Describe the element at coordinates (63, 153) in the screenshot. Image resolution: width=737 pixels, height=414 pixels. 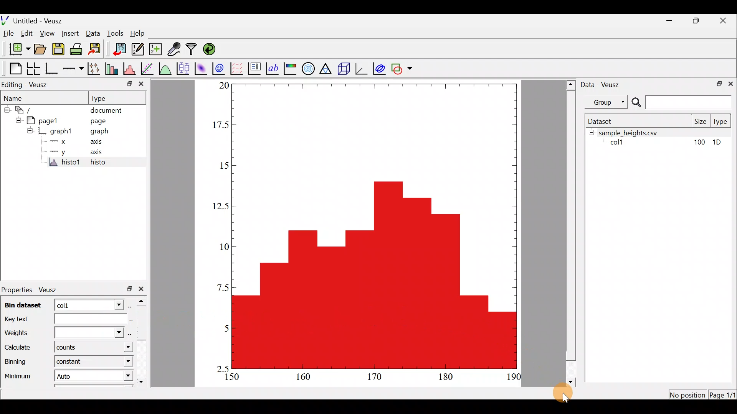
I see `y` at that location.